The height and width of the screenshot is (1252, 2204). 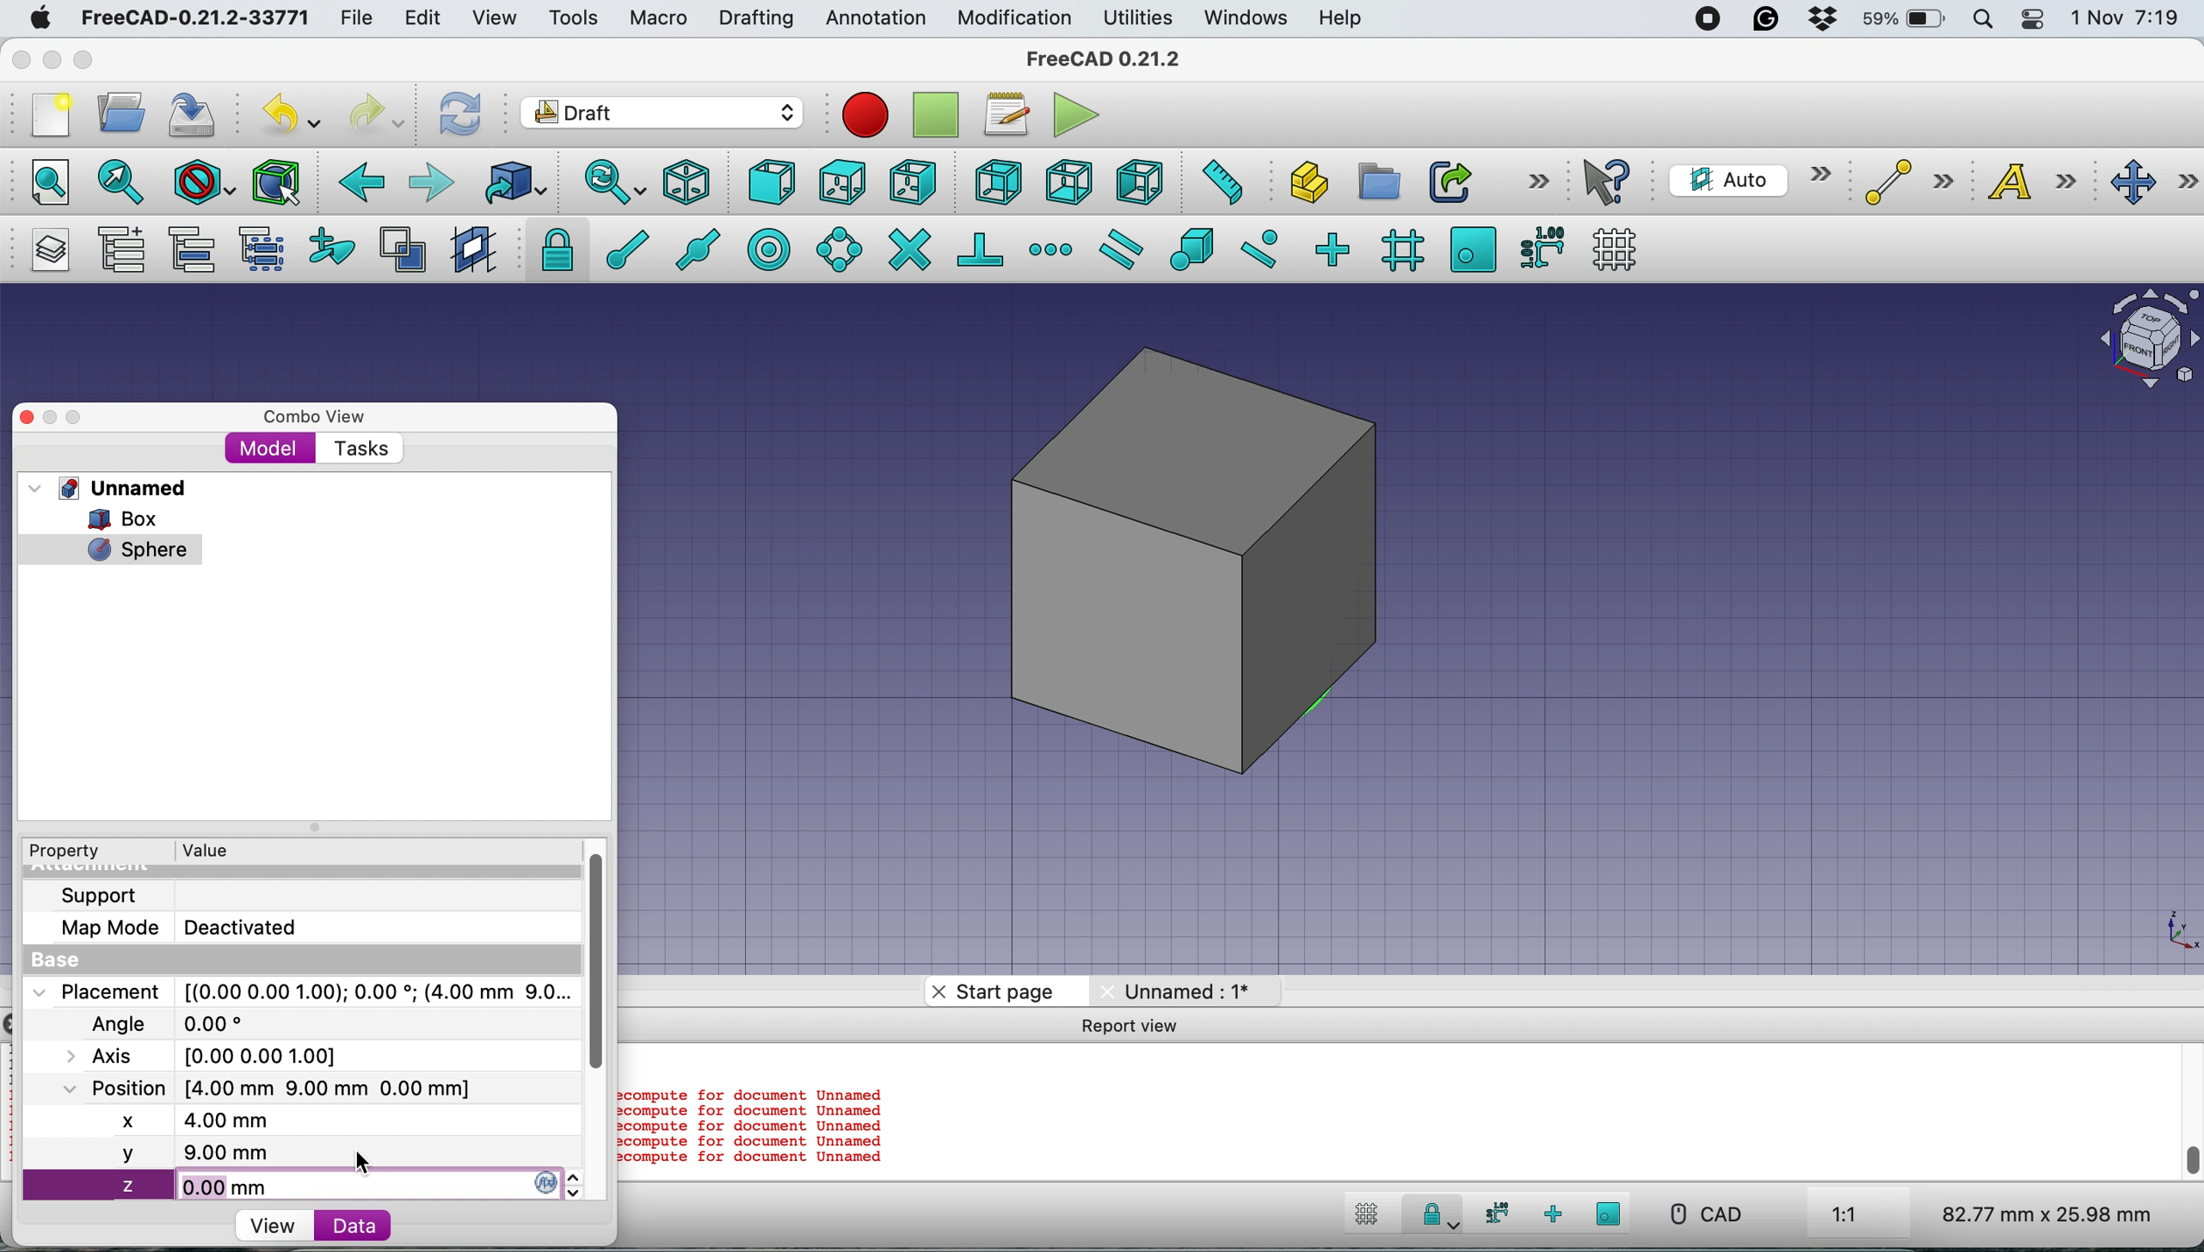 I want to click on text, so click(x=2042, y=181).